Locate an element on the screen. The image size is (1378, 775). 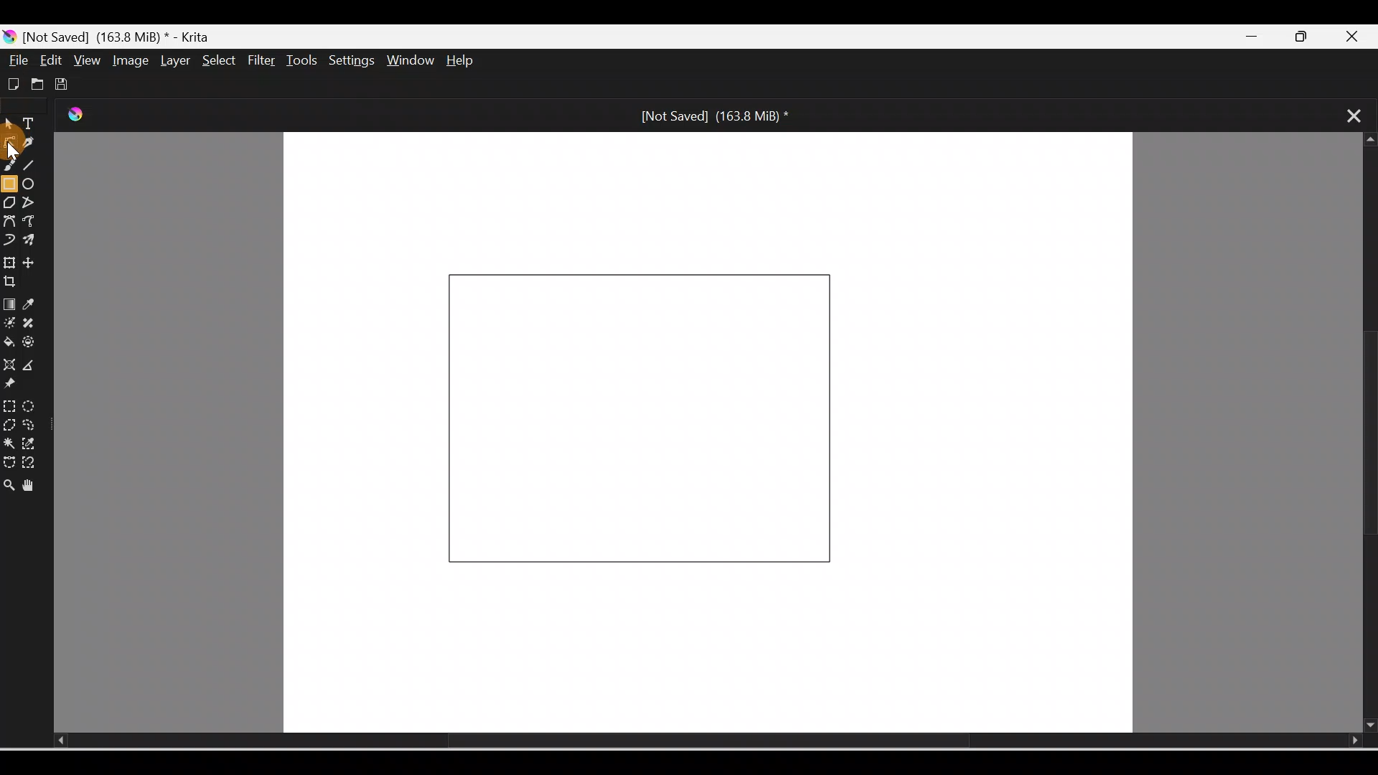
Zoom tool is located at coordinates (9, 481).